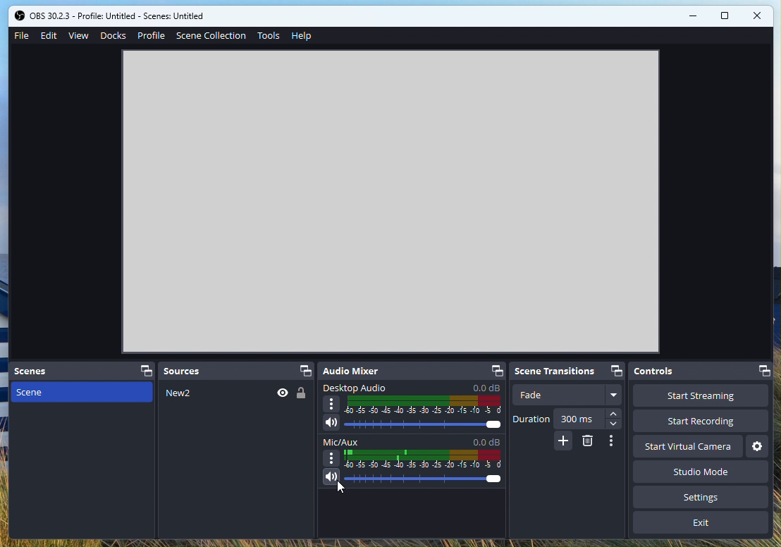 This screenshot has width=781, height=547. Describe the element at coordinates (83, 459) in the screenshot. I see `Scene` at that location.